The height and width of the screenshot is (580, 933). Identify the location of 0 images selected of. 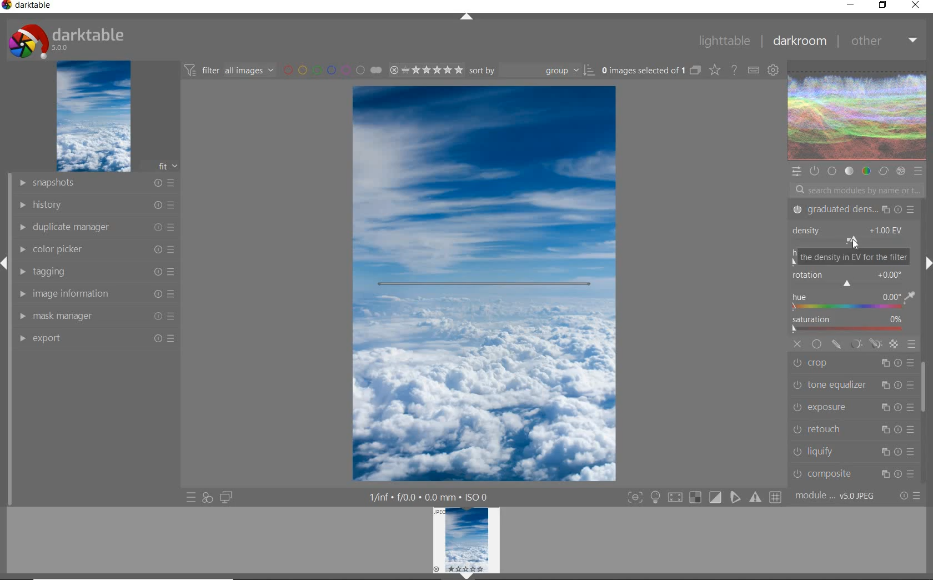
(642, 69).